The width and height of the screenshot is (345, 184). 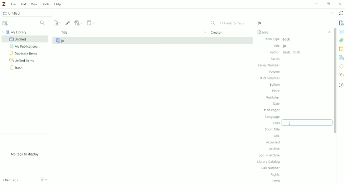 I want to click on Filter Tags, so click(x=24, y=180).